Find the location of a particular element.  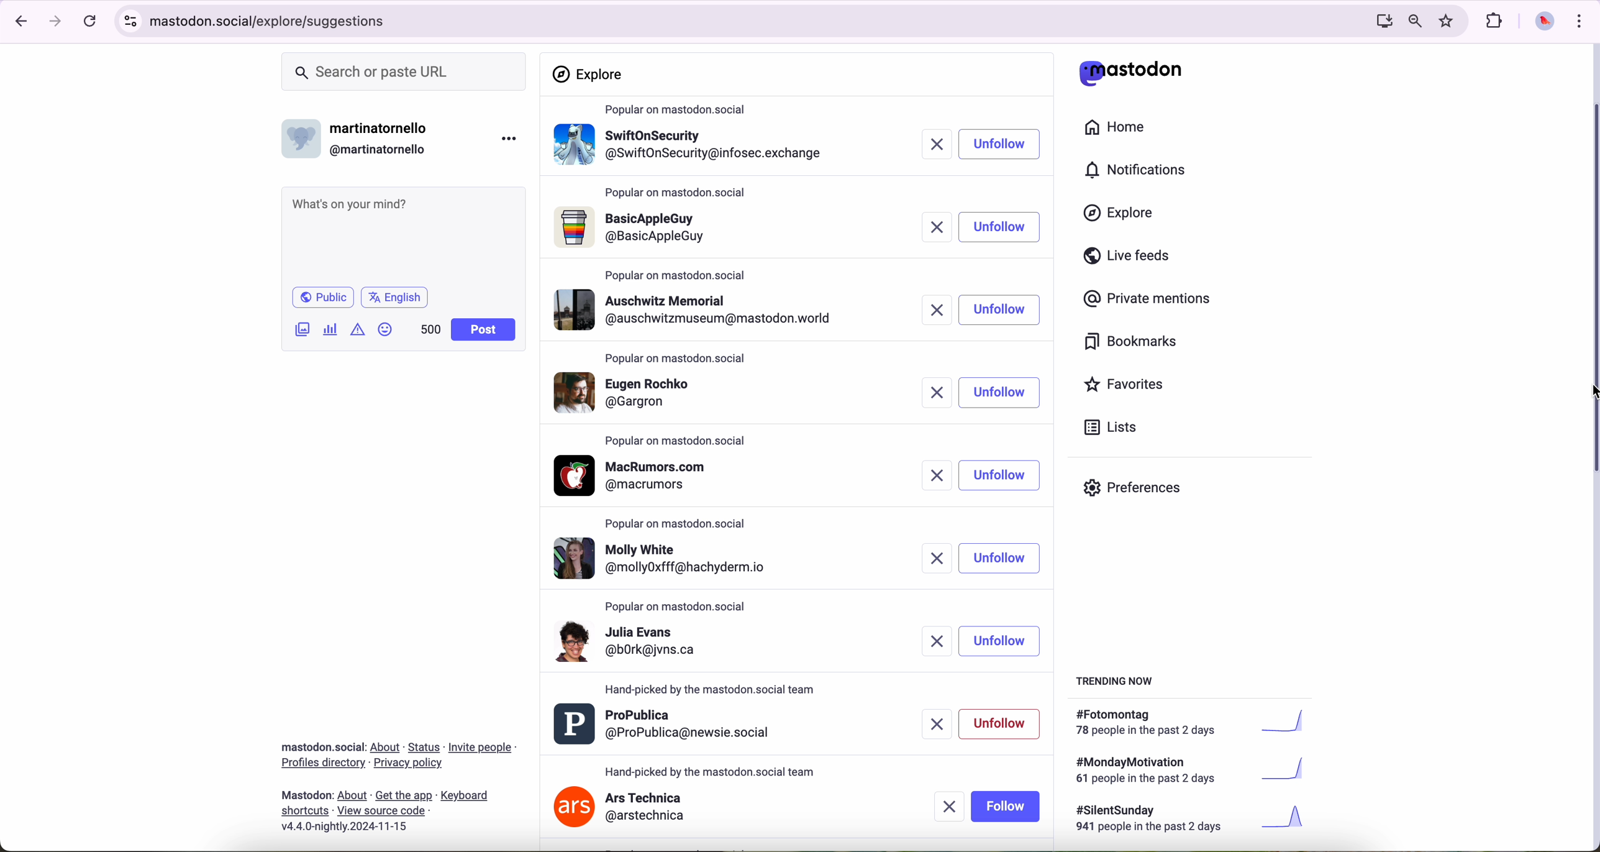

matodon logo is located at coordinates (1131, 73).